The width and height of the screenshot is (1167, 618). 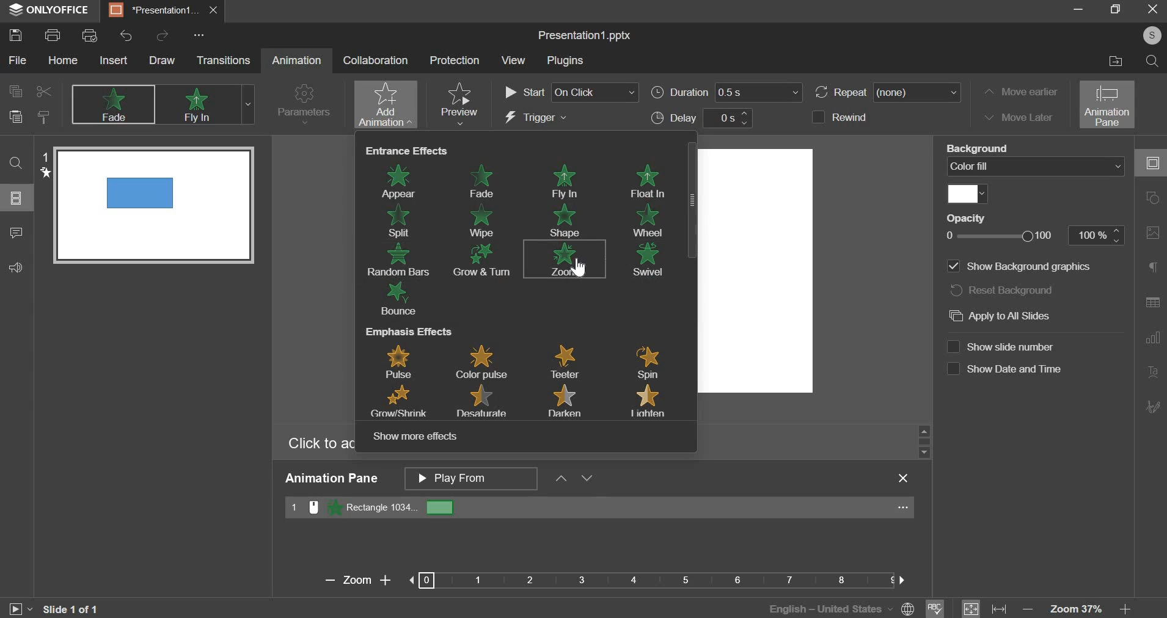 I want to click on fade, so click(x=485, y=183).